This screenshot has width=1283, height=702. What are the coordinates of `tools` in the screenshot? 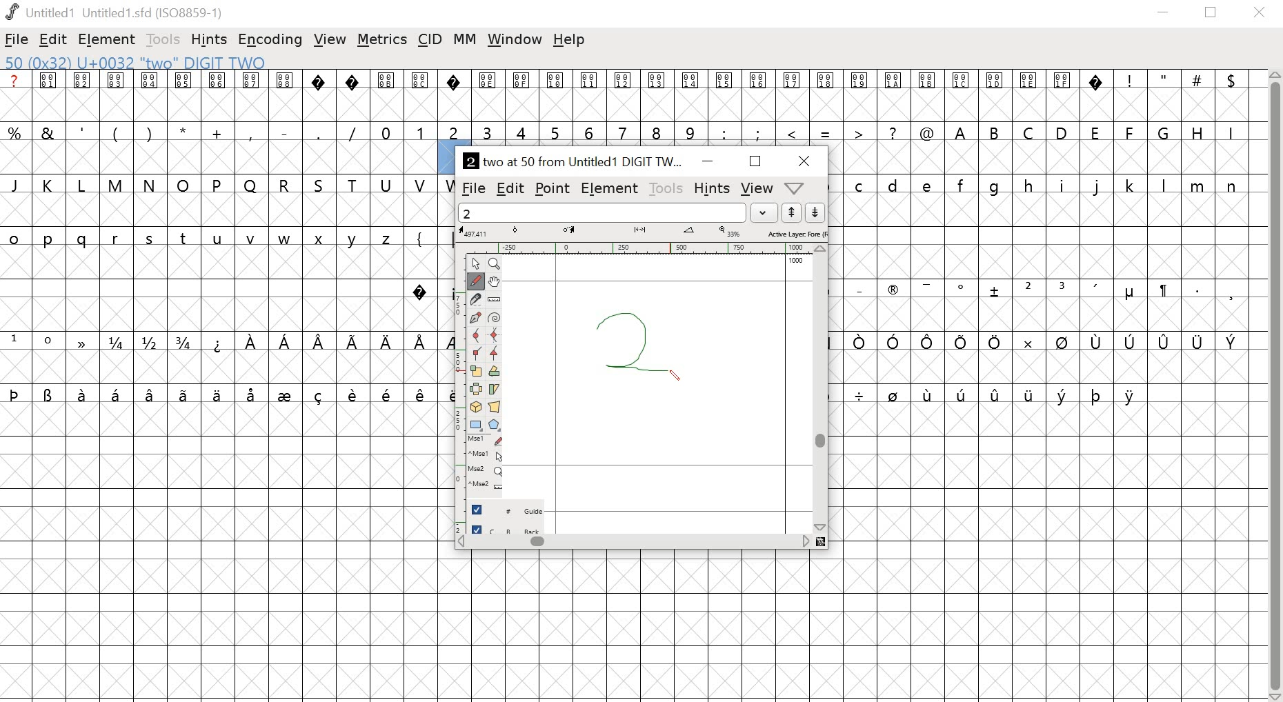 It's located at (163, 40).